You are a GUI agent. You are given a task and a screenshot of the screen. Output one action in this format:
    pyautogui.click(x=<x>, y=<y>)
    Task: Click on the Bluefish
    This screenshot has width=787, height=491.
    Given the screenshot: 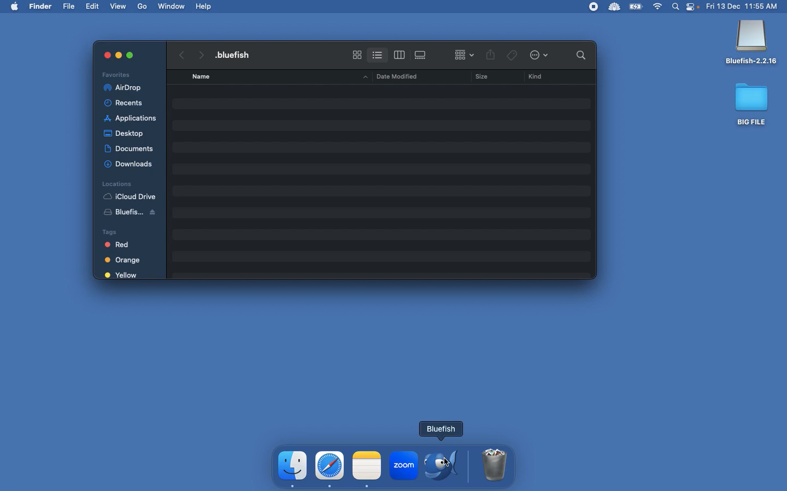 What is the action you would take?
    pyautogui.click(x=751, y=43)
    